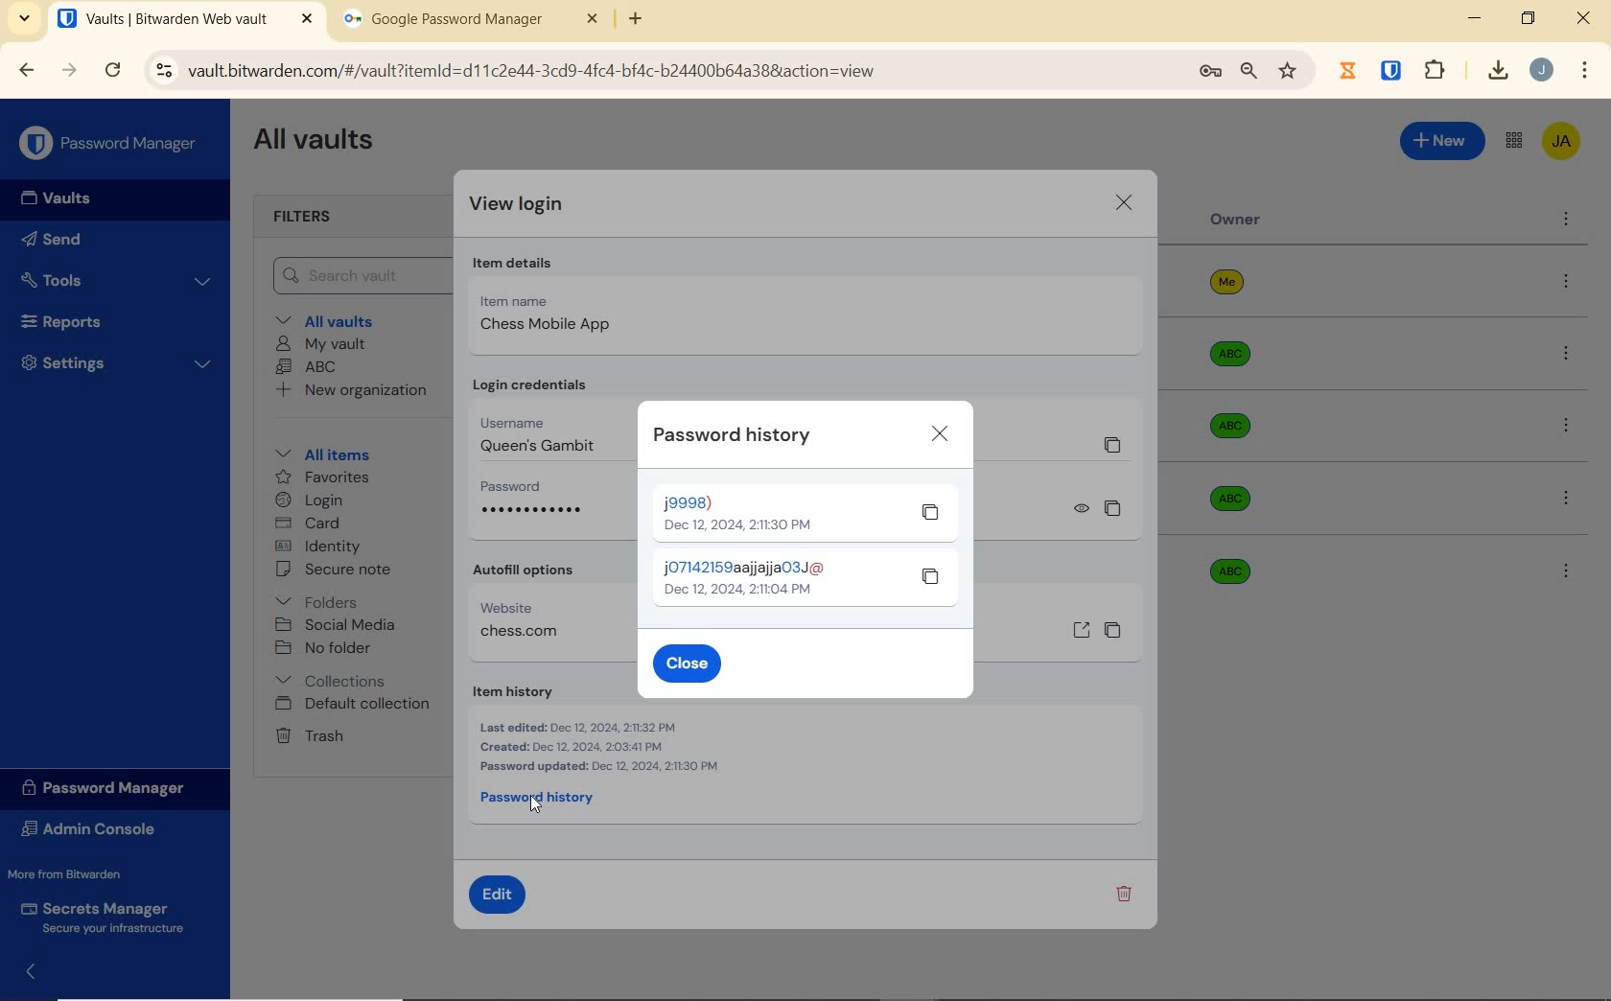  What do you see at coordinates (940, 433) in the screenshot?
I see `CLOSE` at bounding box center [940, 433].